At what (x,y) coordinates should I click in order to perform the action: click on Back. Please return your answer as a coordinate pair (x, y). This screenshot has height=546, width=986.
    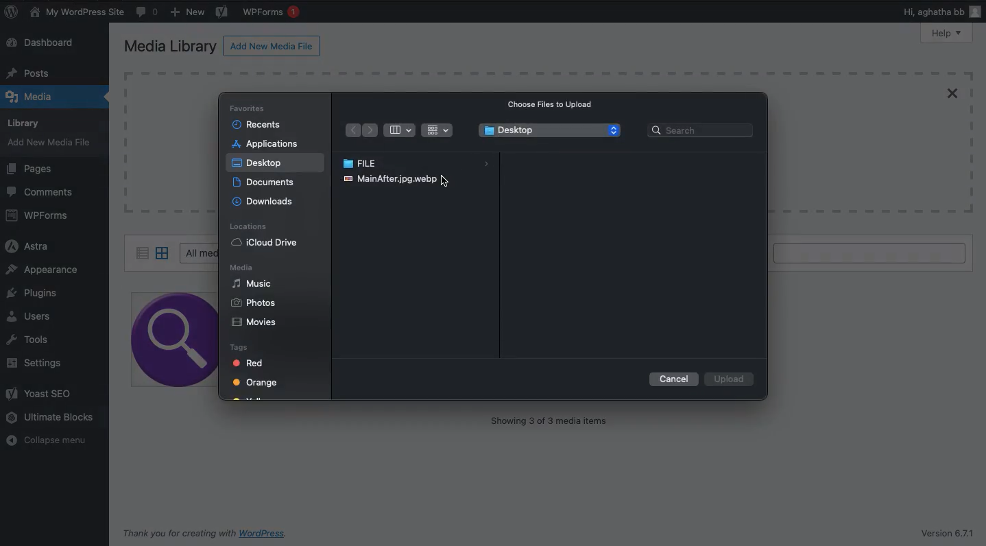
    Looking at the image, I should click on (354, 131).